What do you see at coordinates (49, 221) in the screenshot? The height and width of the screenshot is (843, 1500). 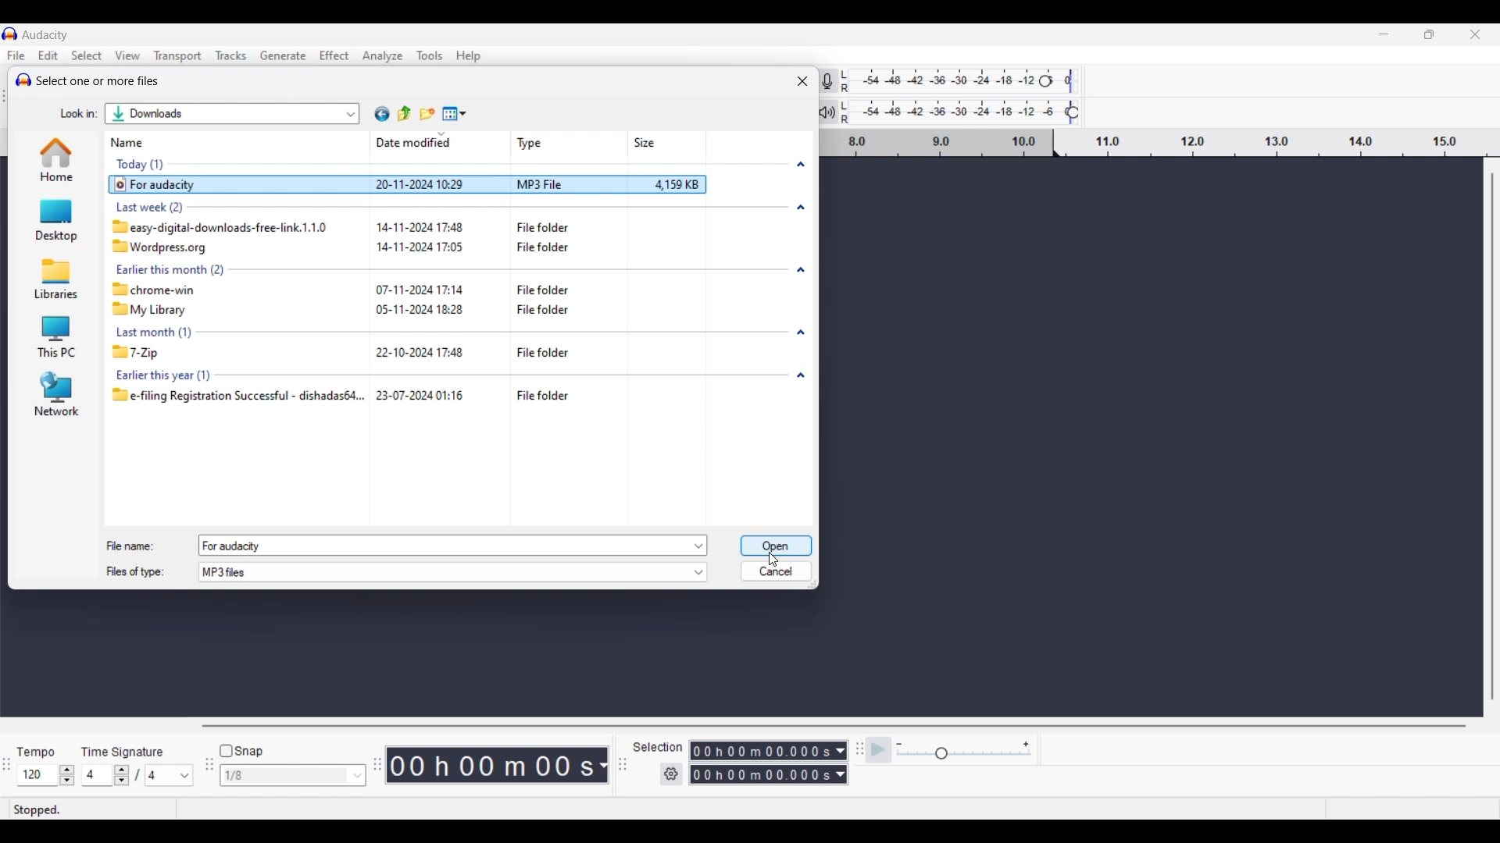 I see `Desktop` at bounding box center [49, 221].